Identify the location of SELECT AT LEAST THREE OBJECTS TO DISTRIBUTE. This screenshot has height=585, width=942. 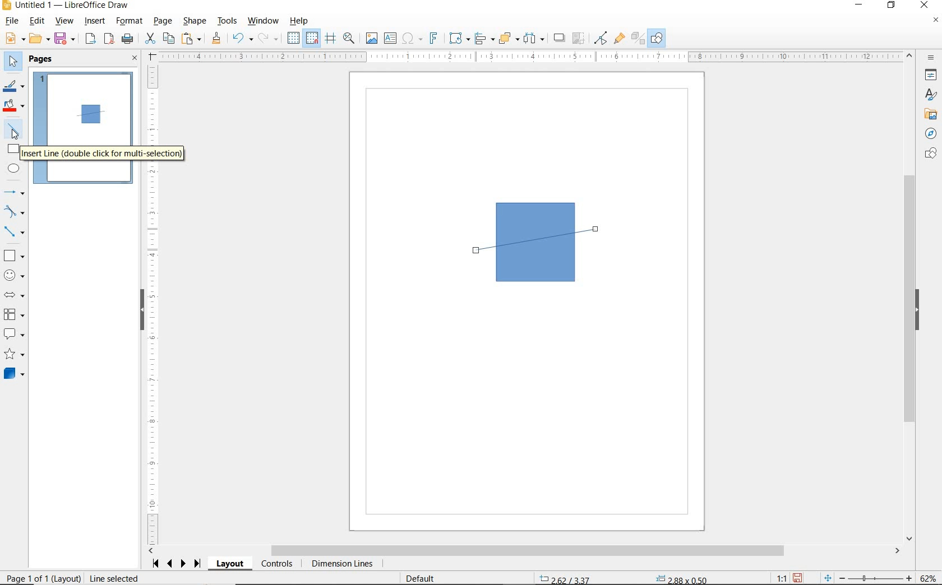
(534, 38).